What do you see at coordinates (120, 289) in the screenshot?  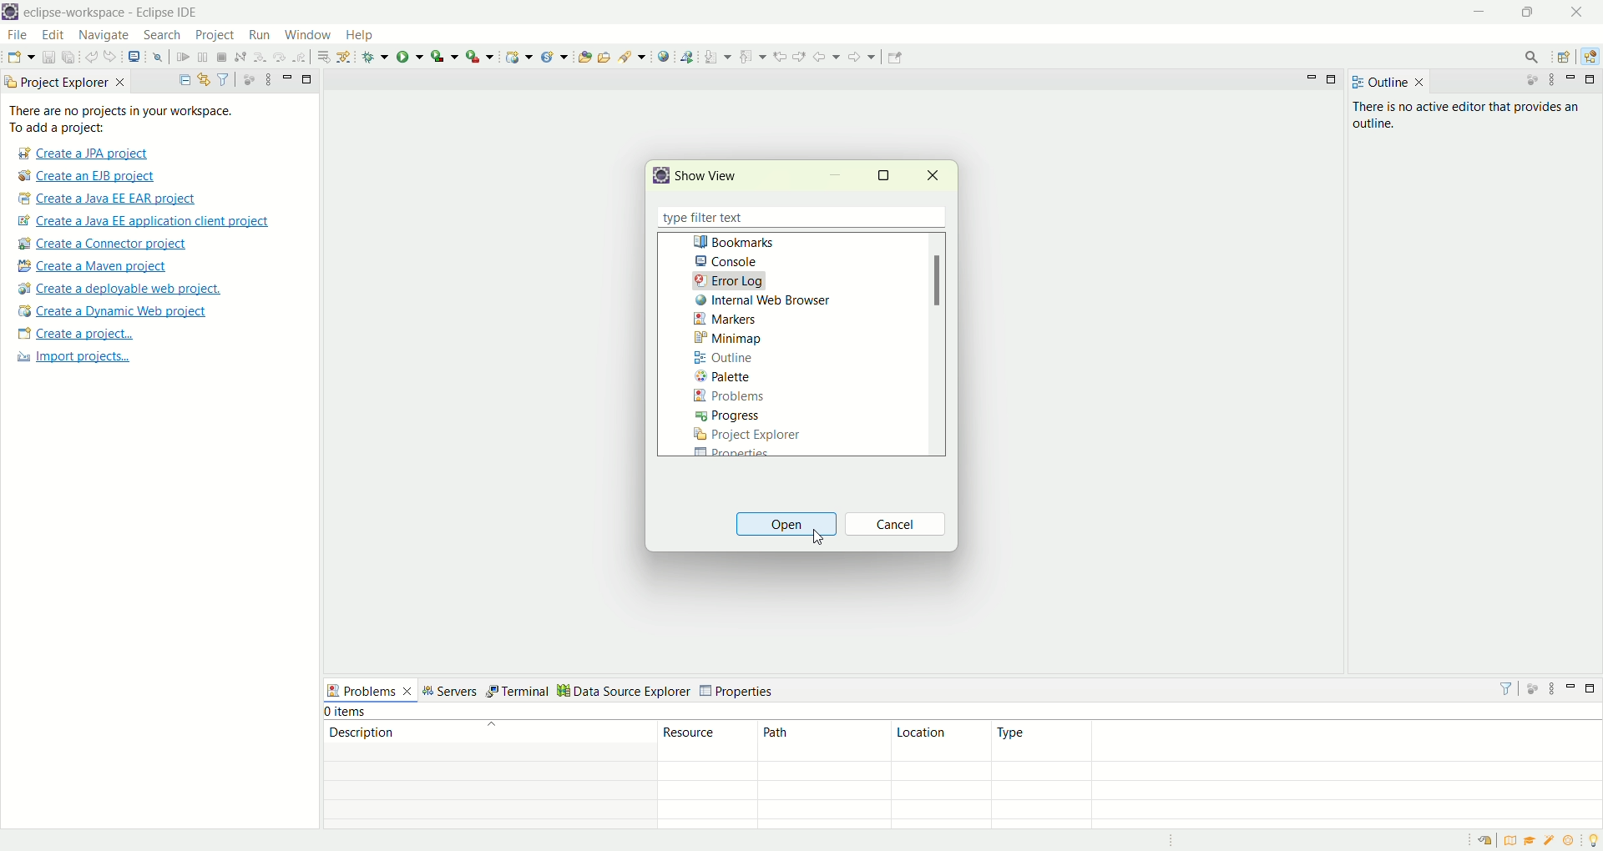 I see `create a deployable web project` at bounding box center [120, 289].